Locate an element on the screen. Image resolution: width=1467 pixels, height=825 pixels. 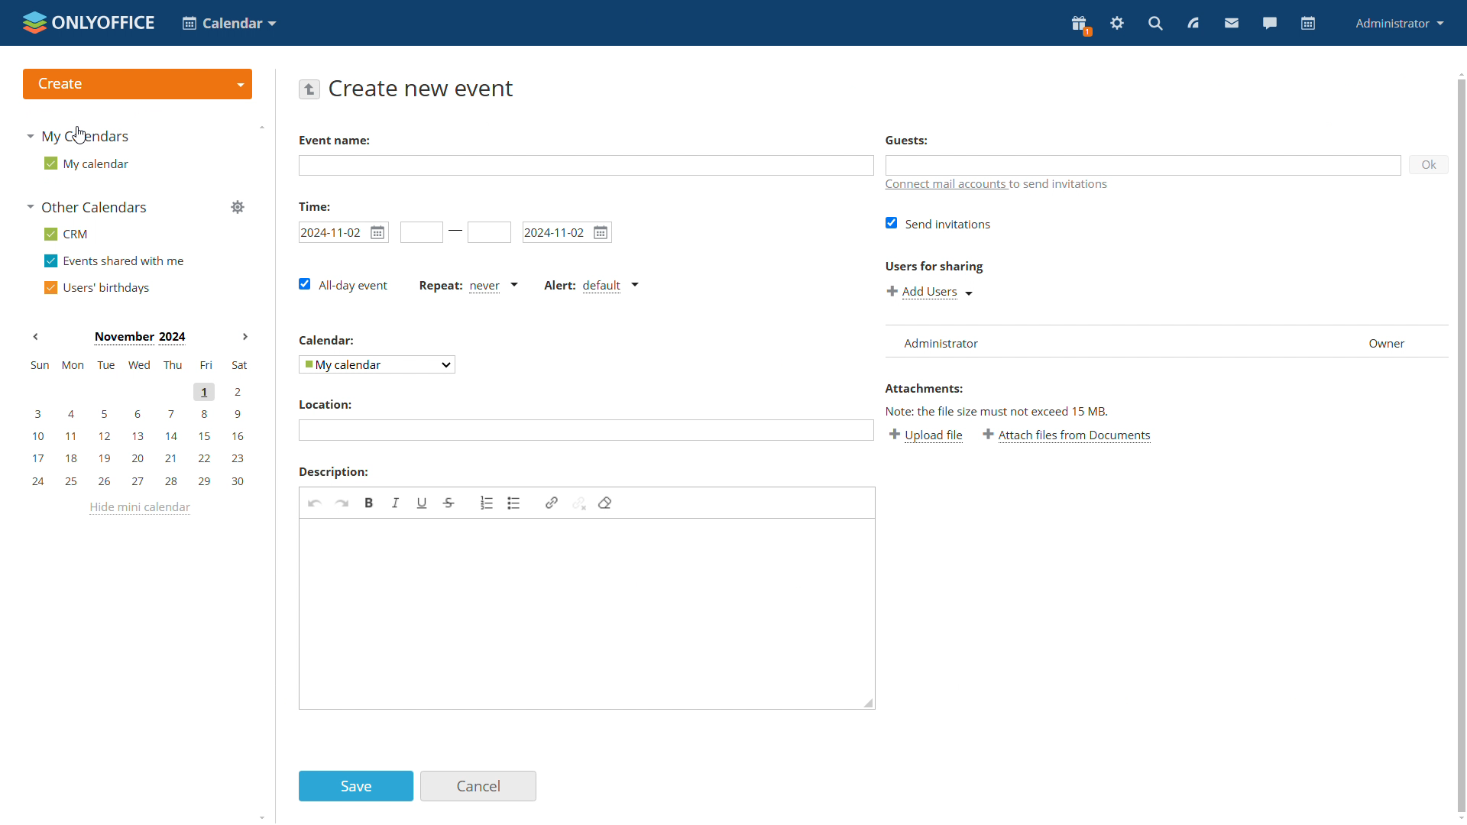
talk is located at coordinates (1270, 24).